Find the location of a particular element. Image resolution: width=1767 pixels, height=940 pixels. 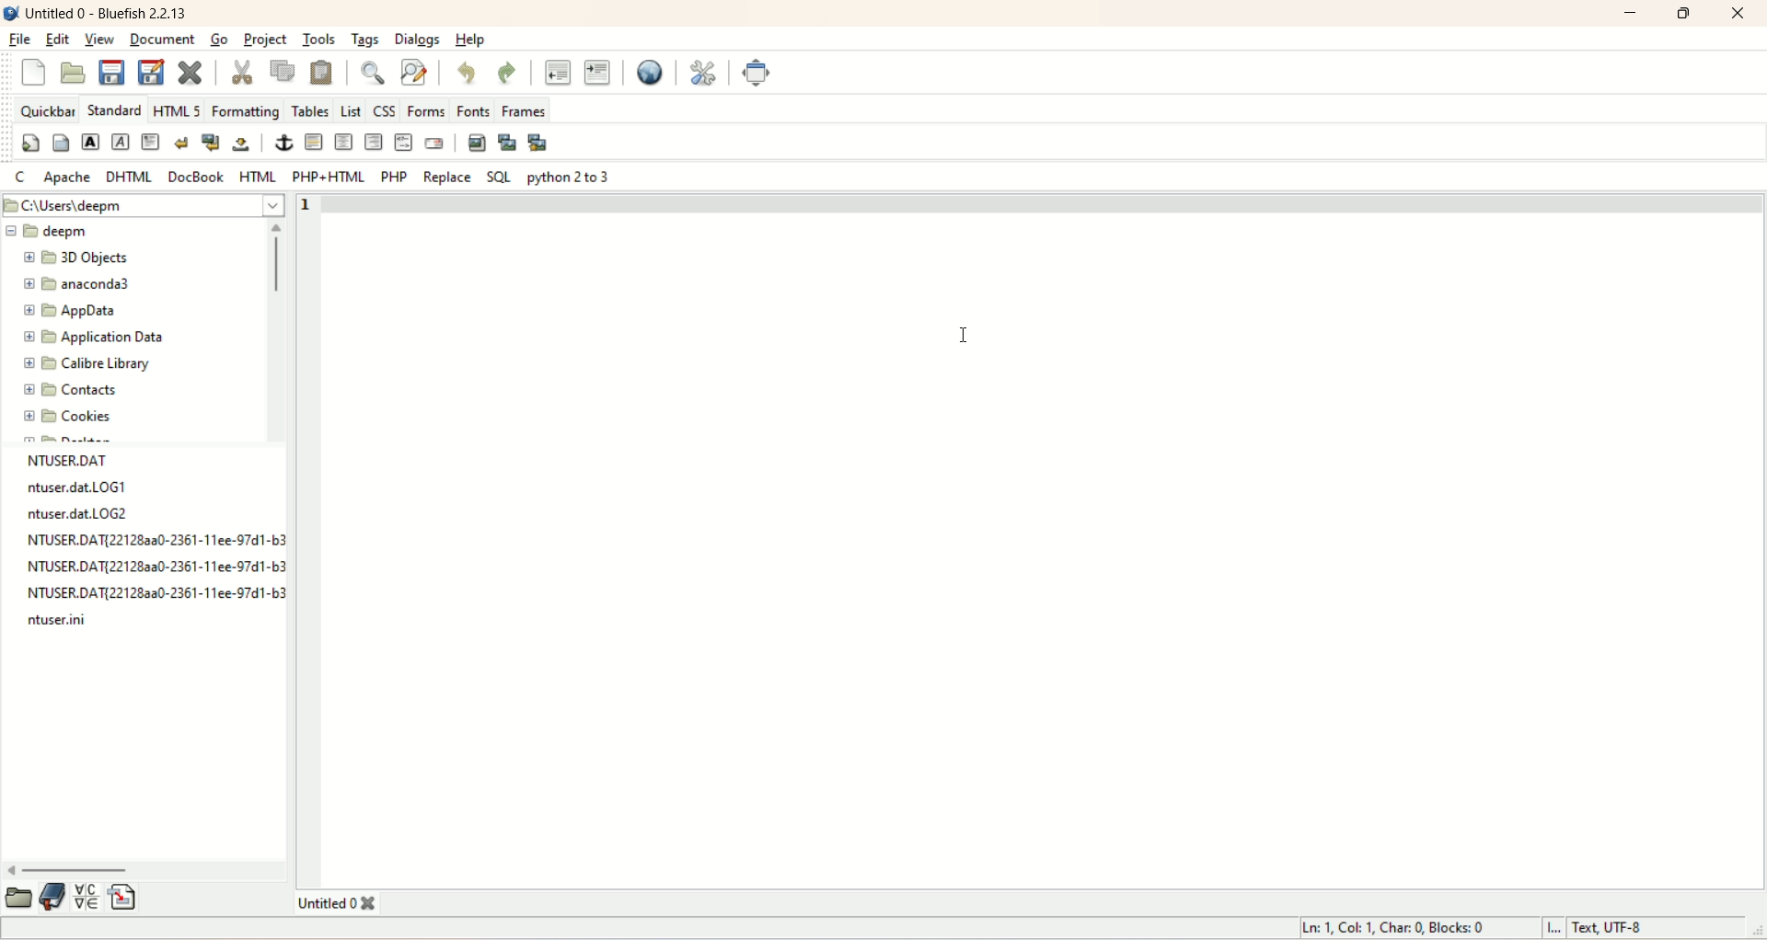

indent is located at coordinates (599, 71).